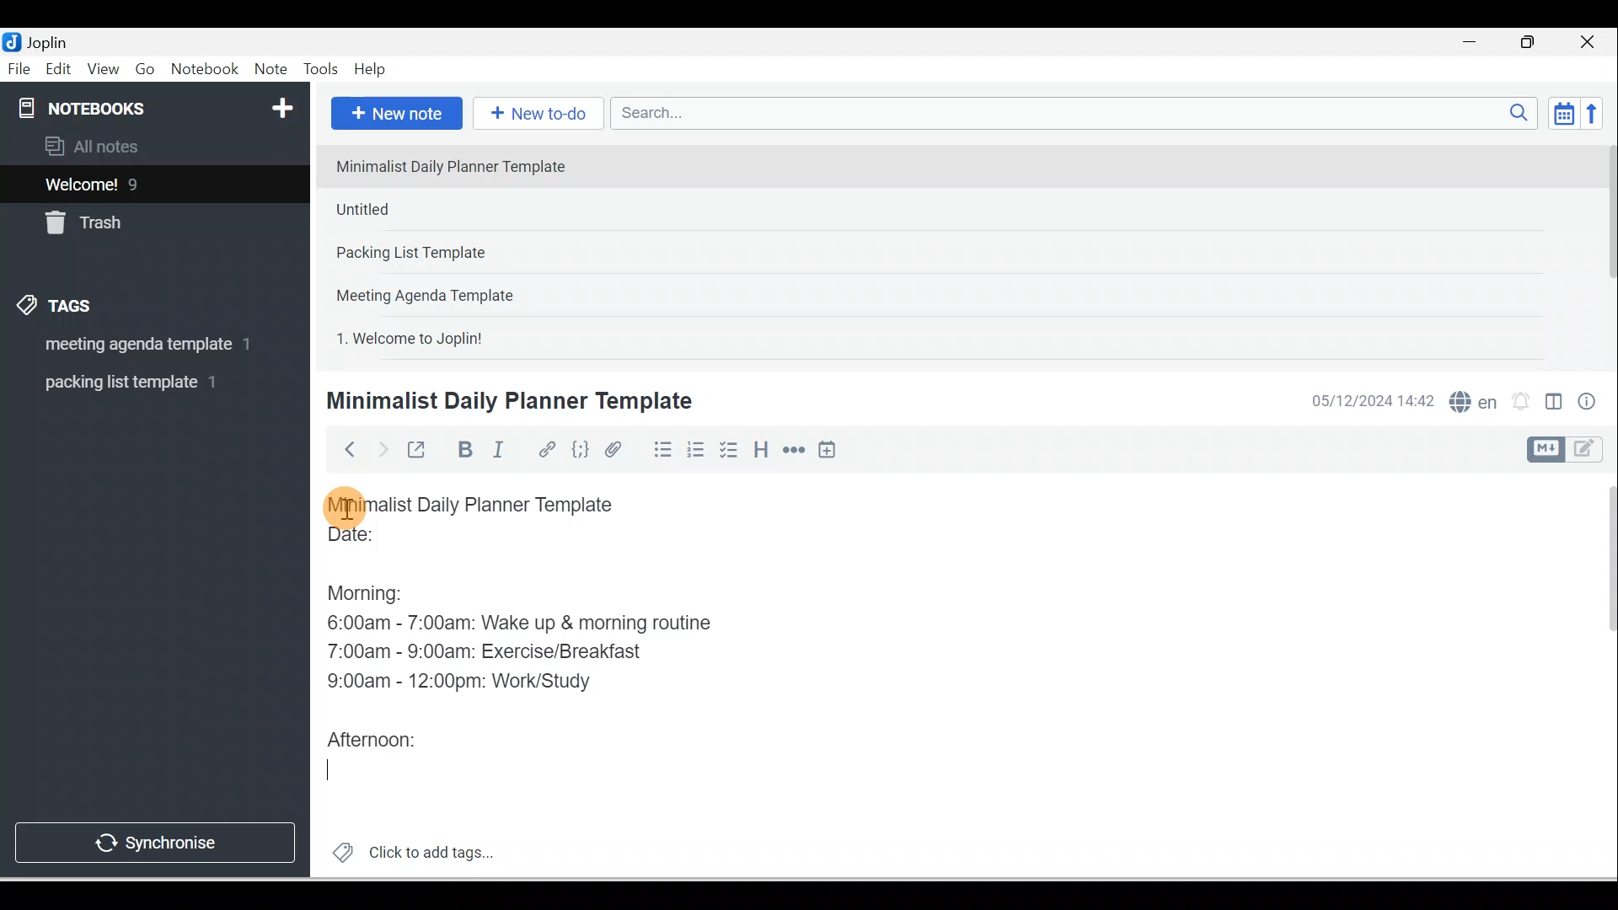 The height and width of the screenshot is (910, 1618). Describe the element at coordinates (534, 115) in the screenshot. I see `New to-do` at that location.